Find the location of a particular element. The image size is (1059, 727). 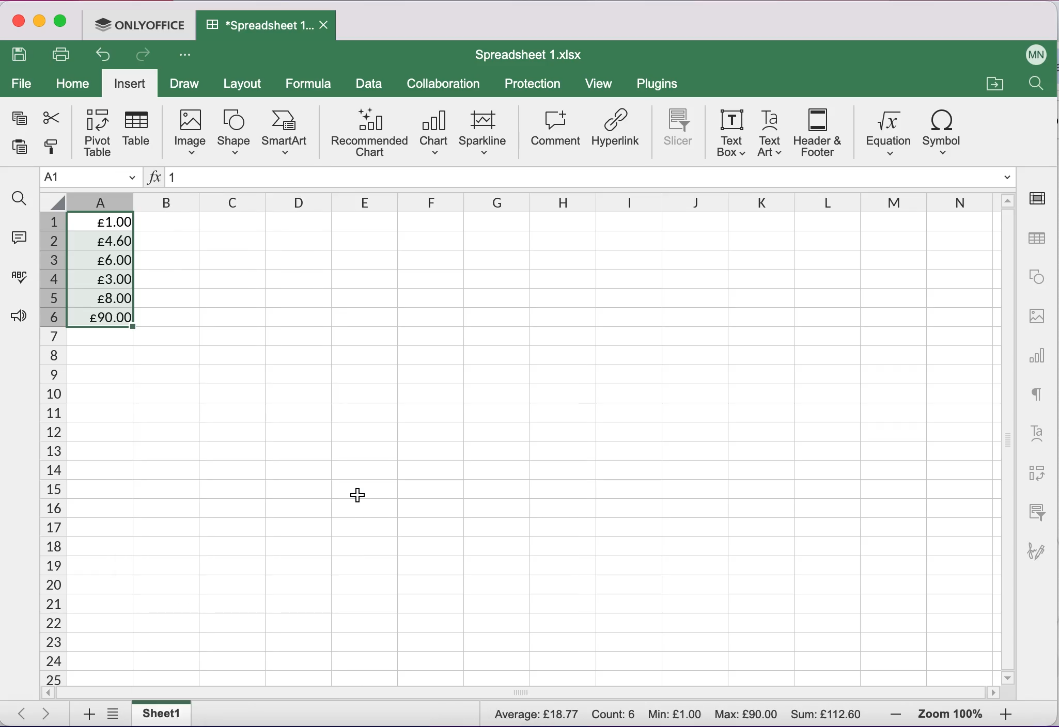

header and footer is located at coordinates (817, 133).